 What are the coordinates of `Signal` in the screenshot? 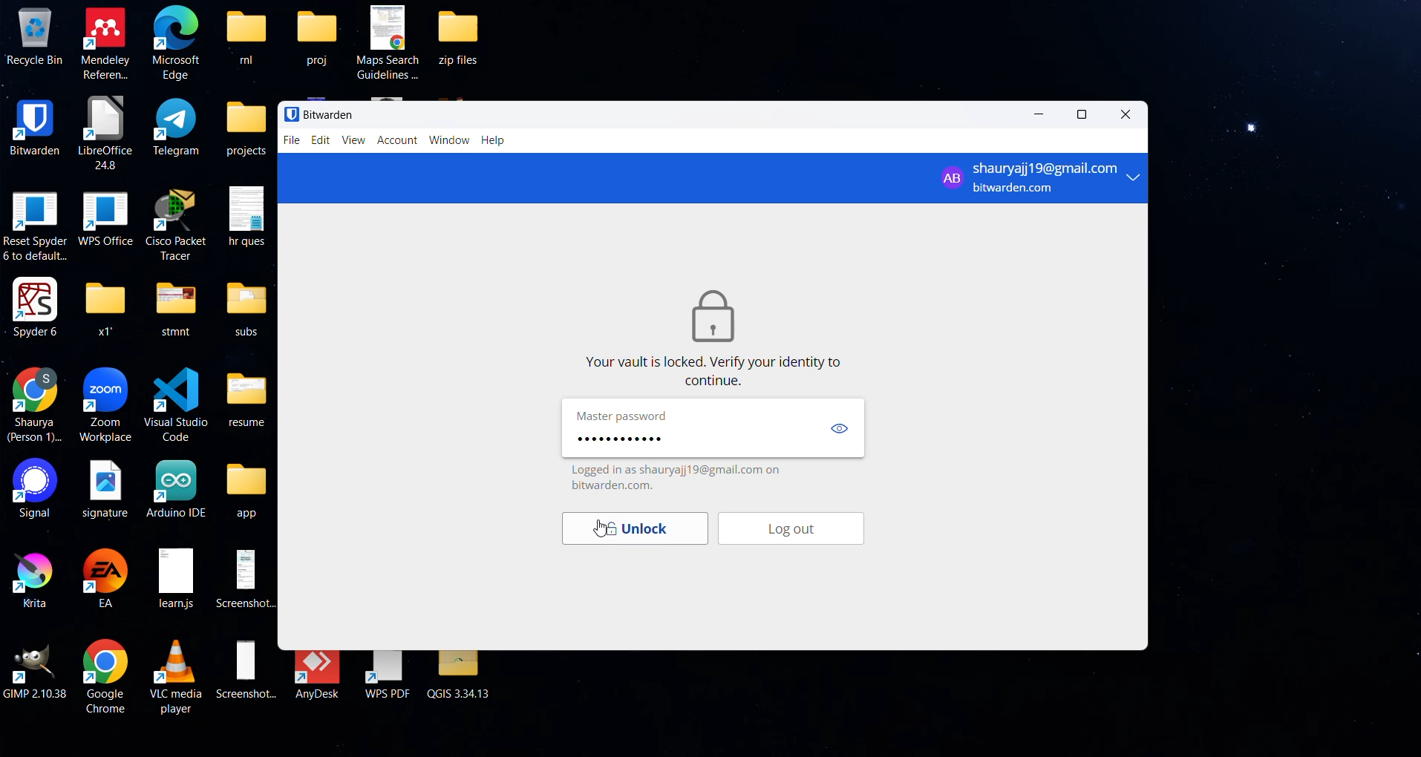 It's located at (30, 489).